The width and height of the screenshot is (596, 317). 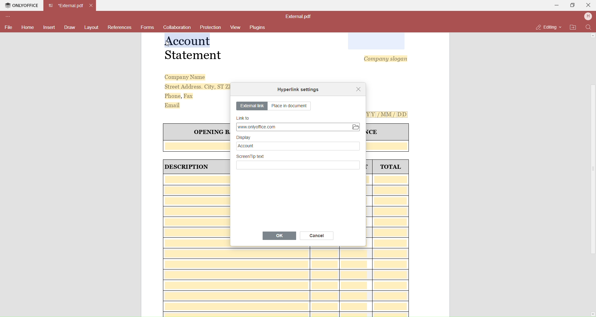 I want to click on Protection, so click(x=211, y=29).